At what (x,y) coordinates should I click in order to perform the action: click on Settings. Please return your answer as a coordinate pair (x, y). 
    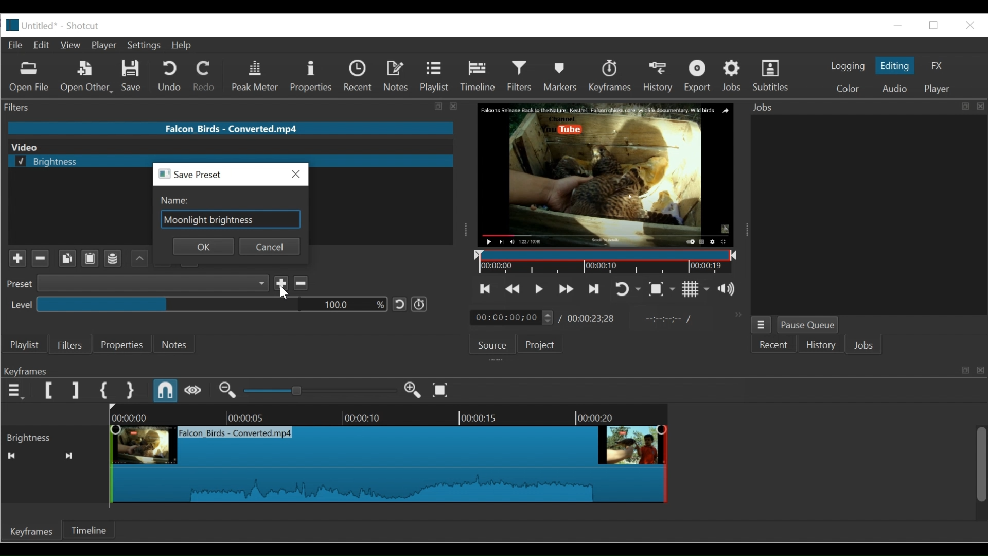
    Looking at the image, I should click on (146, 45).